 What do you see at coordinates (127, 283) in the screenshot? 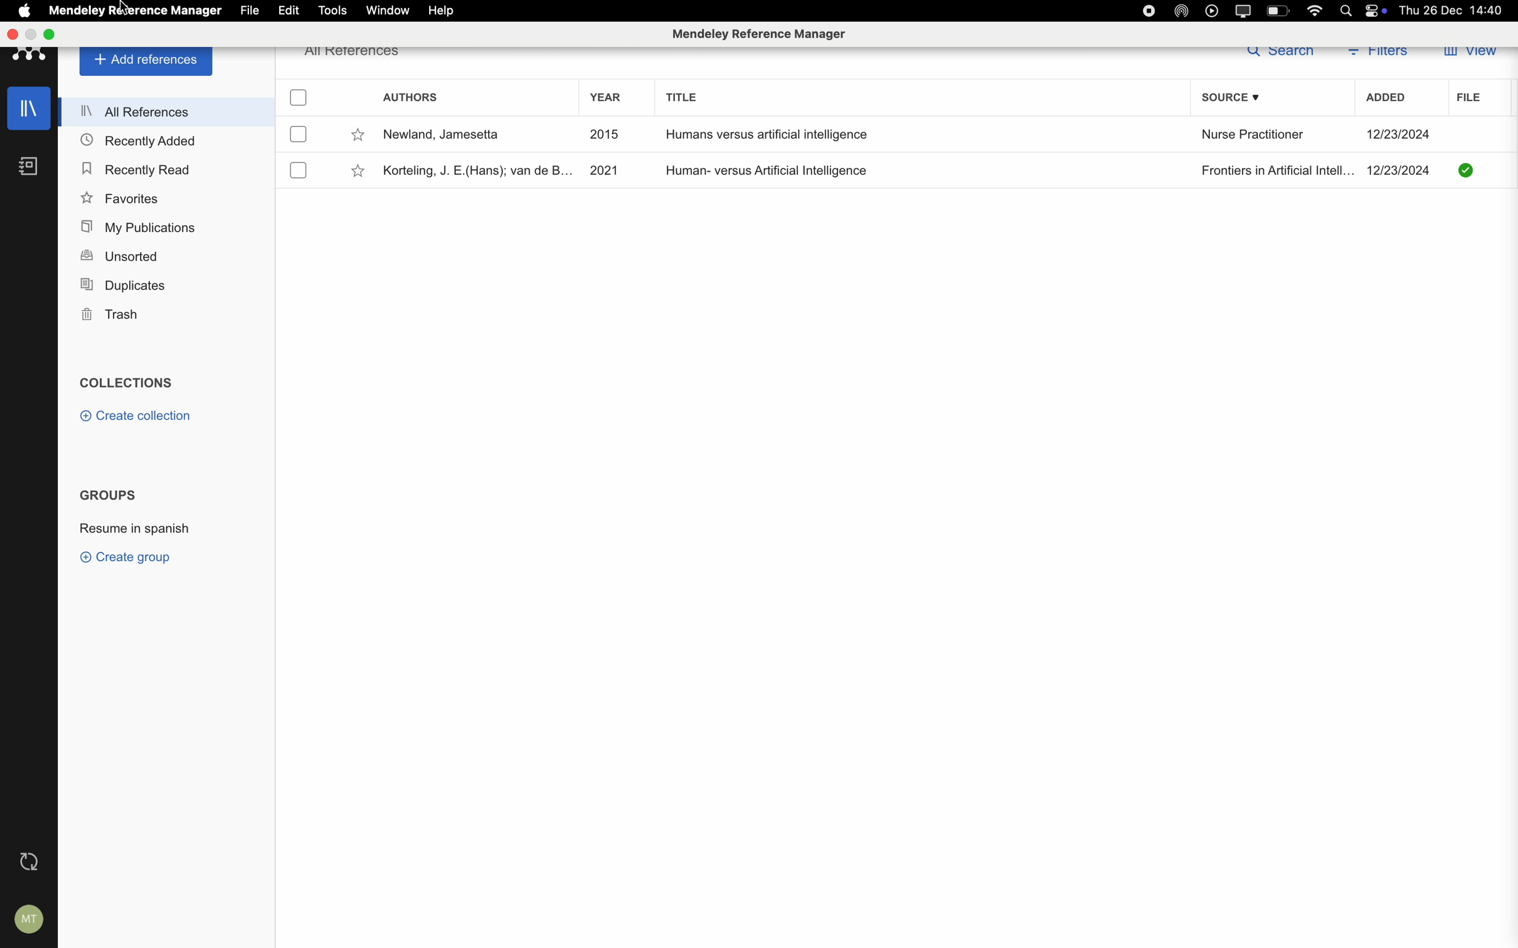
I see `duplicates` at bounding box center [127, 283].